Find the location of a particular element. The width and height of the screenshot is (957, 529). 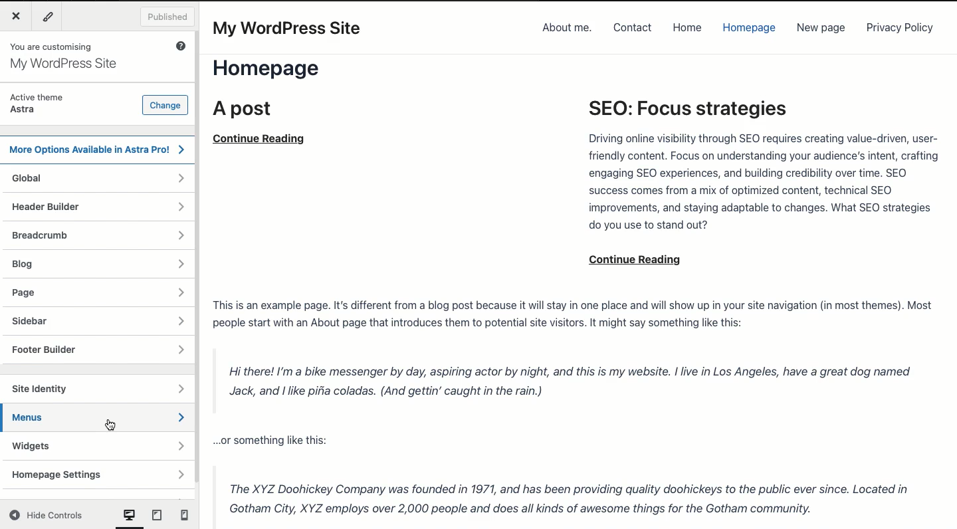

My WordPress Site is located at coordinates (290, 29).